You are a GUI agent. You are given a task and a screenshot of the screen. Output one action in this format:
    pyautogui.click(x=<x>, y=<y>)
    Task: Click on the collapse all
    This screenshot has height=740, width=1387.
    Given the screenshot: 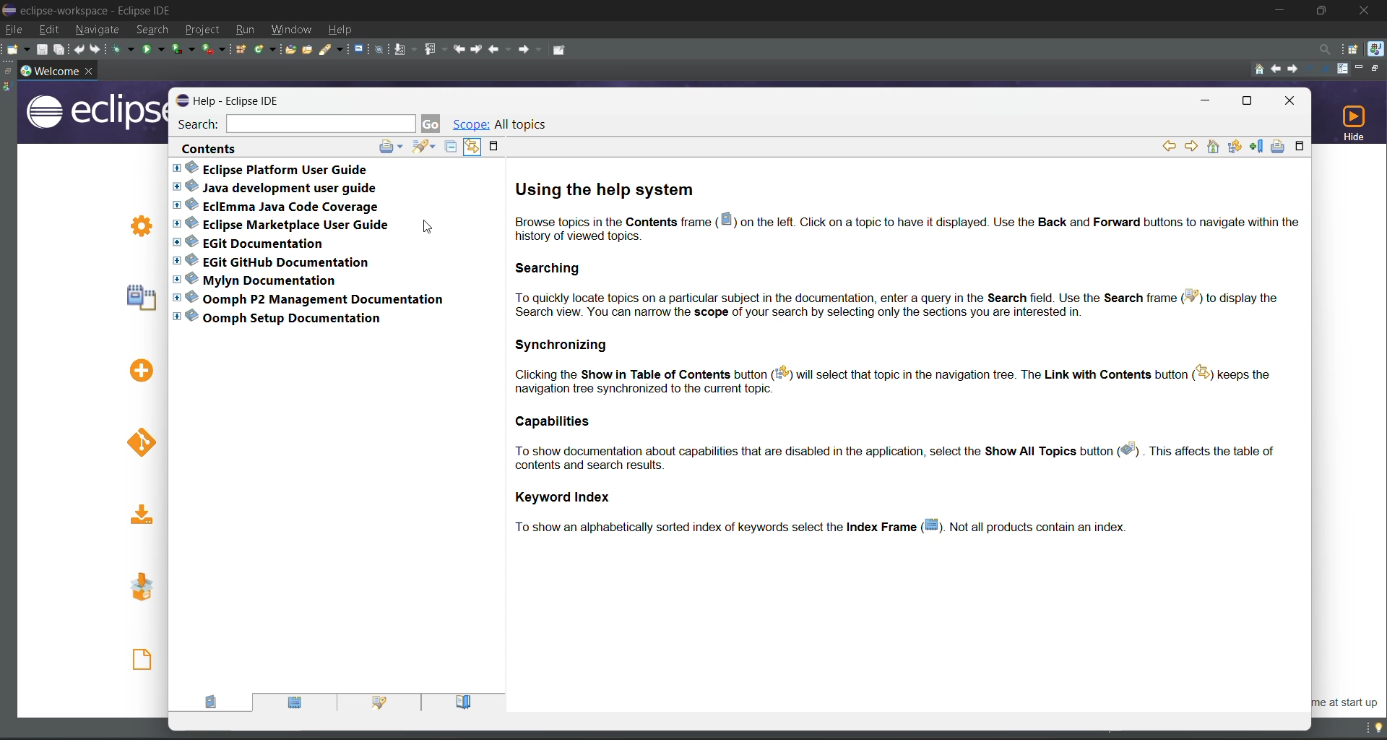 What is the action you would take?
    pyautogui.click(x=451, y=145)
    